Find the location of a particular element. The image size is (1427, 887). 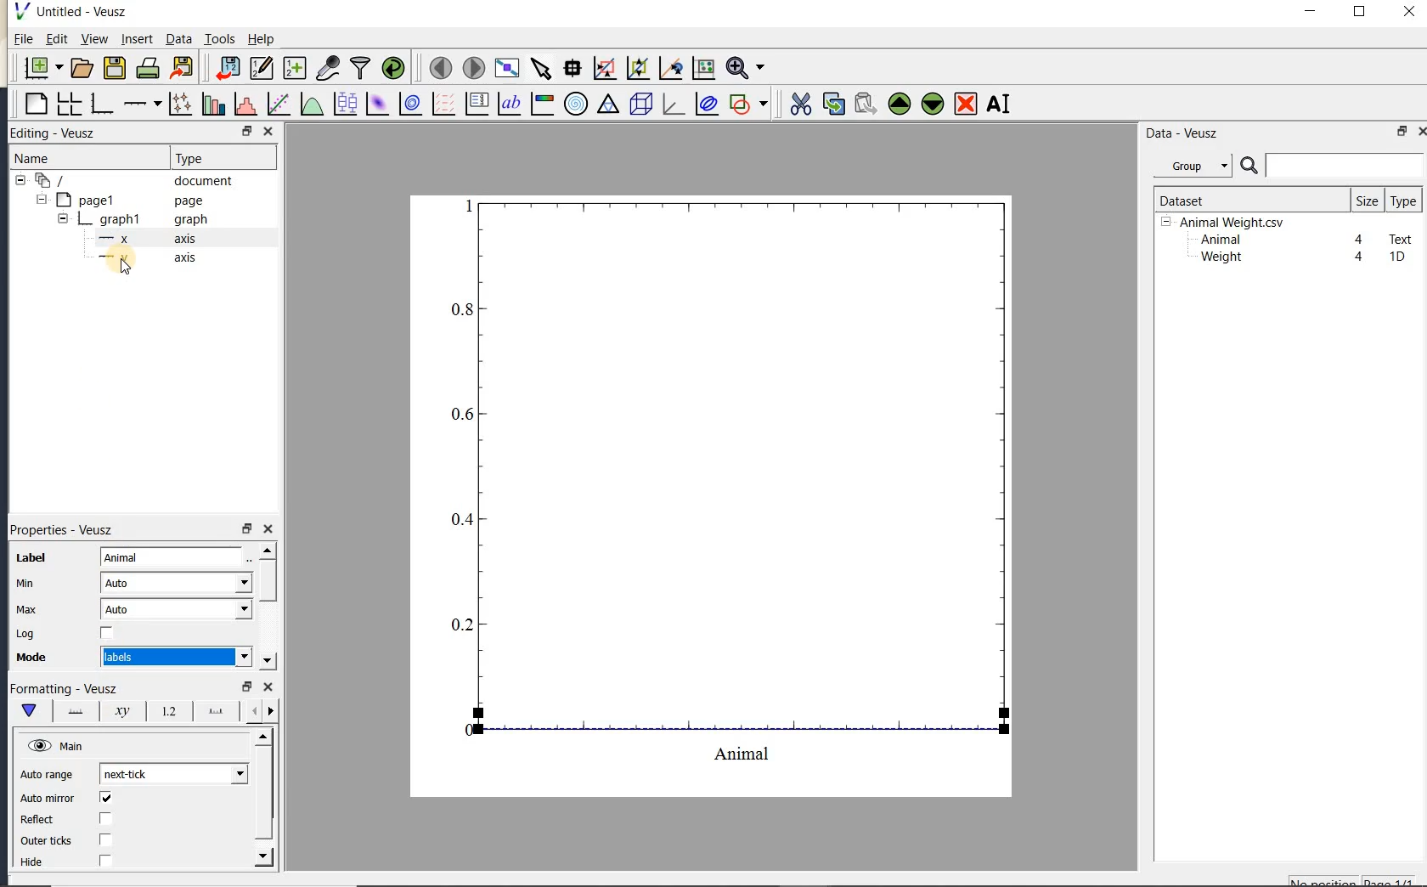

Auto range is located at coordinates (47, 775).